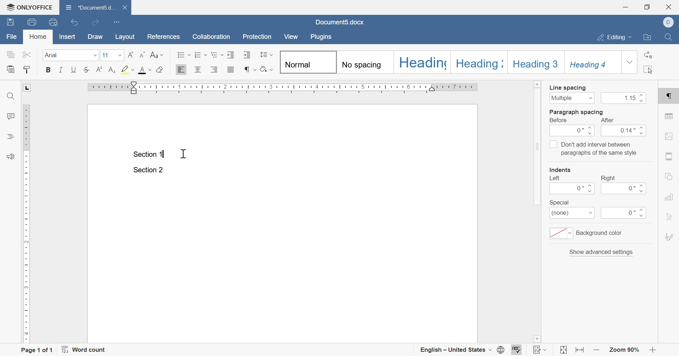  I want to click on page 1 of 1, so click(39, 349).